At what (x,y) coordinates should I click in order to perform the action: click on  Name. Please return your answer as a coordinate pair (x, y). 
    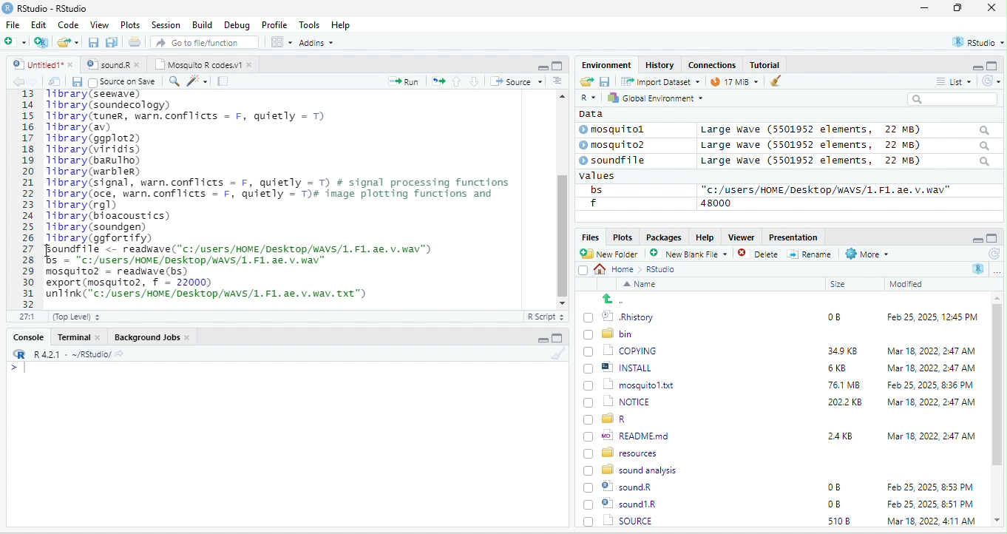
    Looking at the image, I should click on (642, 285).